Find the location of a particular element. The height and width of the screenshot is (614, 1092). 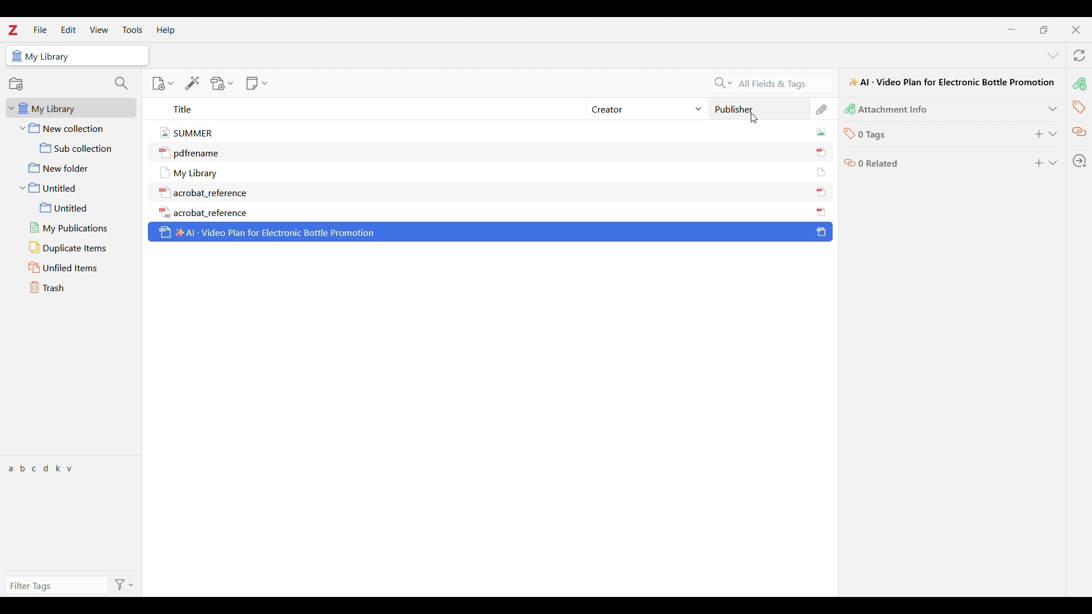

Sync with zotero.org is located at coordinates (1078, 56).